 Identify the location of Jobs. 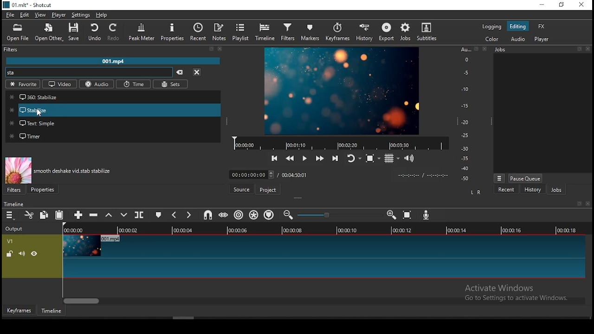
(503, 50).